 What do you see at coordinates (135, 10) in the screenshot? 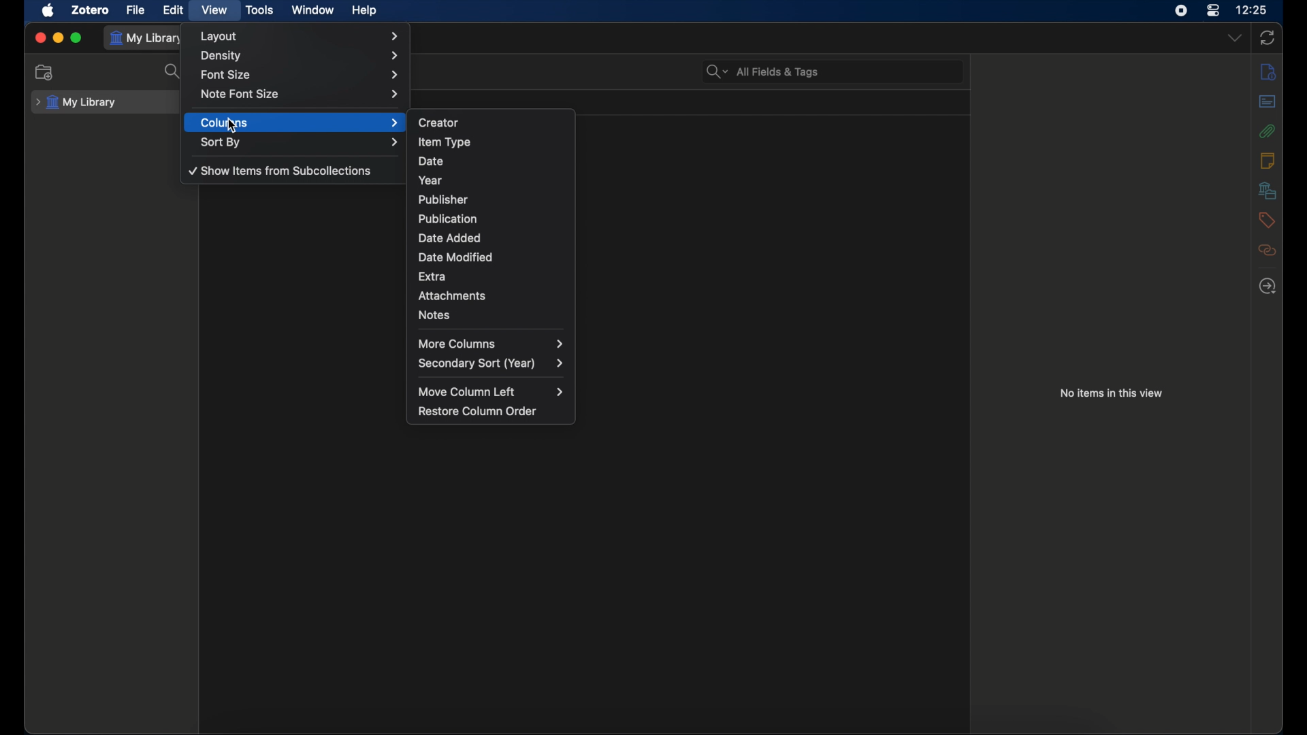
I see `file` at bounding box center [135, 10].